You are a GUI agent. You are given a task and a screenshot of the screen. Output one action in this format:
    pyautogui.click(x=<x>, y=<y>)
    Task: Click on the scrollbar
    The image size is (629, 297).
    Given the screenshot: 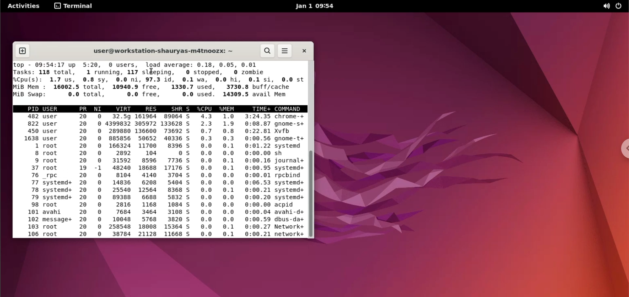 What is the action you would take?
    pyautogui.click(x=312, y=194)
    